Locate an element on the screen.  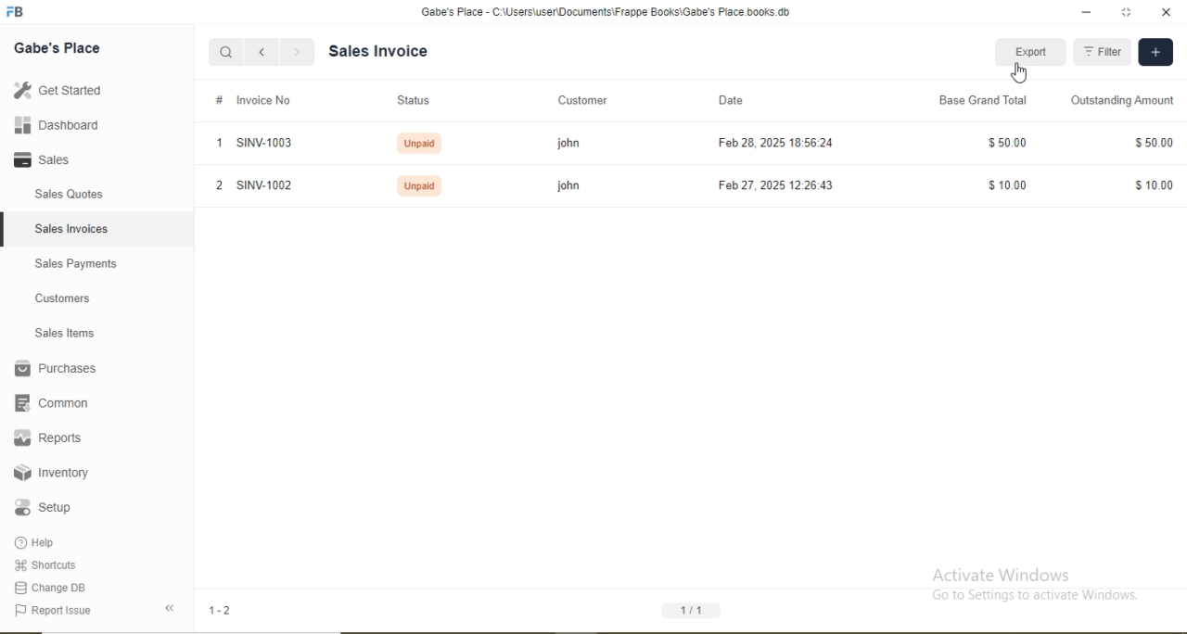
close is located at coordinates (1171, 12).